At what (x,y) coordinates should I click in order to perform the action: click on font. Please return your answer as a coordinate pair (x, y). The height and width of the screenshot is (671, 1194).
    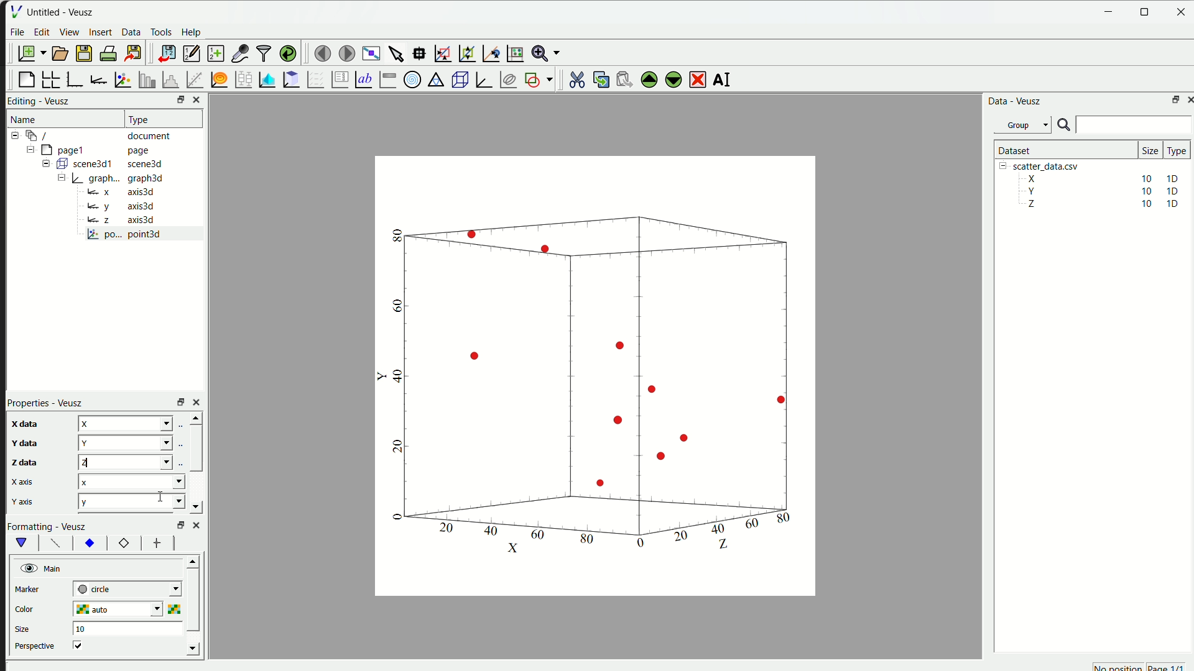
    Looking at the image, I should click on (157, 543).